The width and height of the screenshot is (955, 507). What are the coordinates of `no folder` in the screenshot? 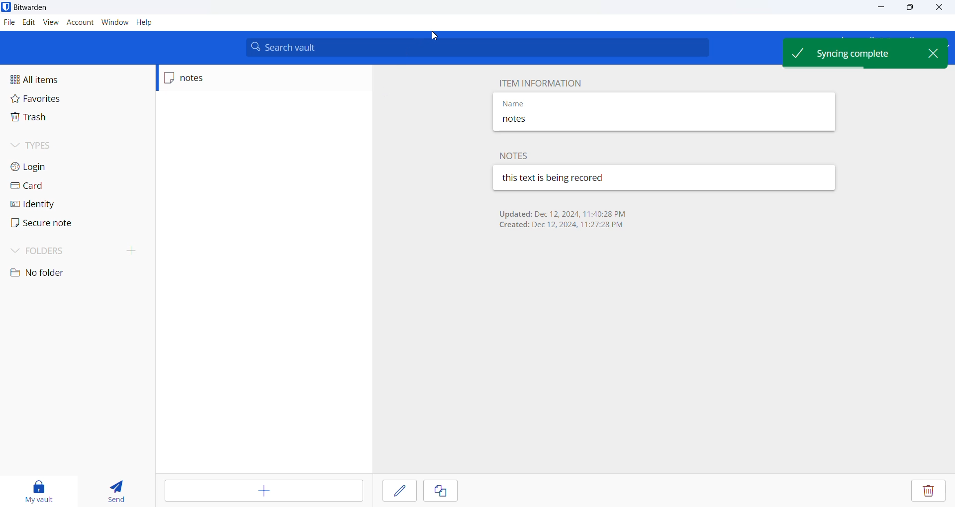 It's located at (48, 273).